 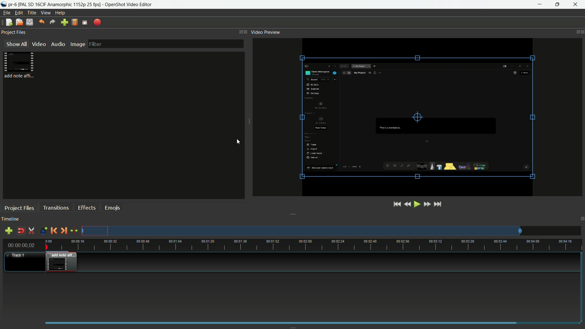 I want to click on close video preview, so click(x=583, y=32).